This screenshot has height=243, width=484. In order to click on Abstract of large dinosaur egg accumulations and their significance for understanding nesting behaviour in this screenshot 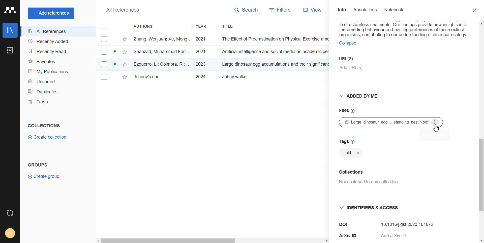, I will do `click(404, 29)`.